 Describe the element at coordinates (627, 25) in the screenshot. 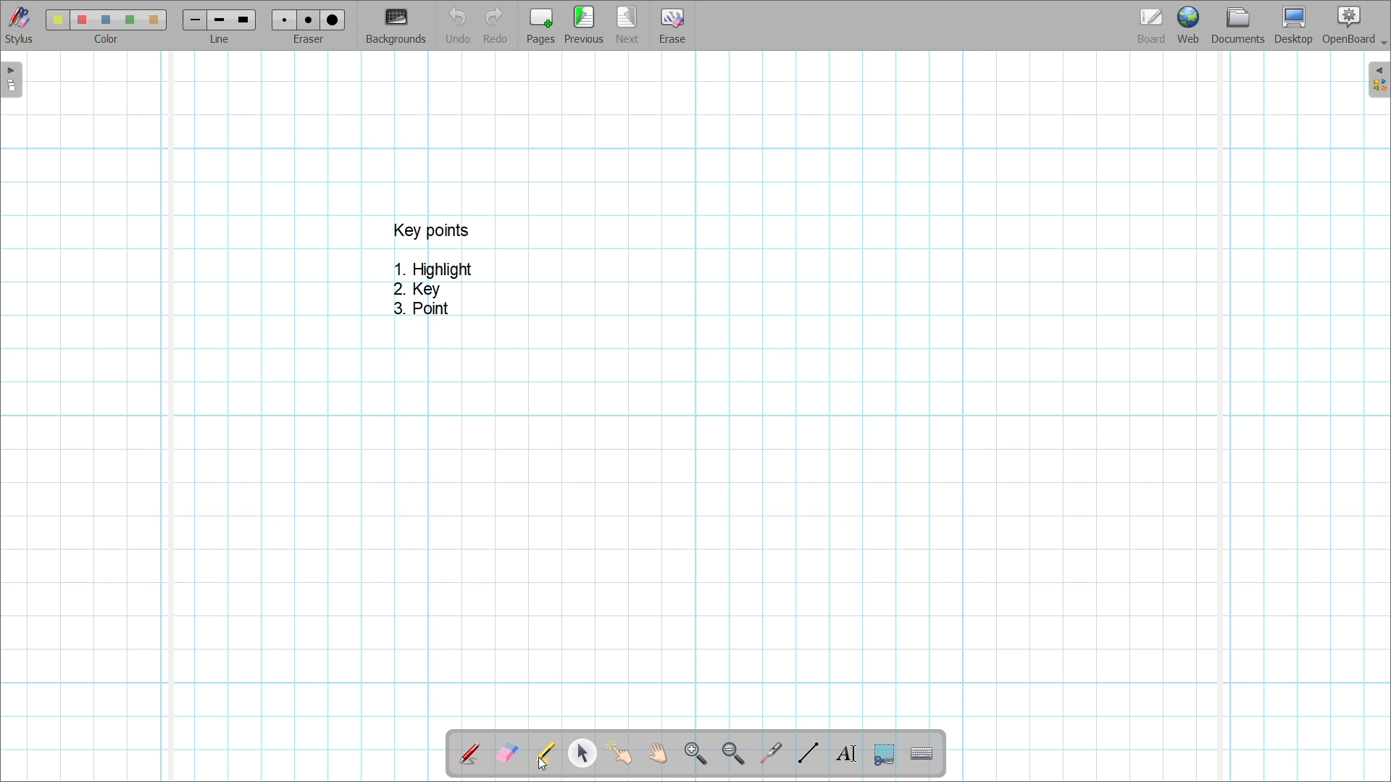

I see `Go to next page` at that location.